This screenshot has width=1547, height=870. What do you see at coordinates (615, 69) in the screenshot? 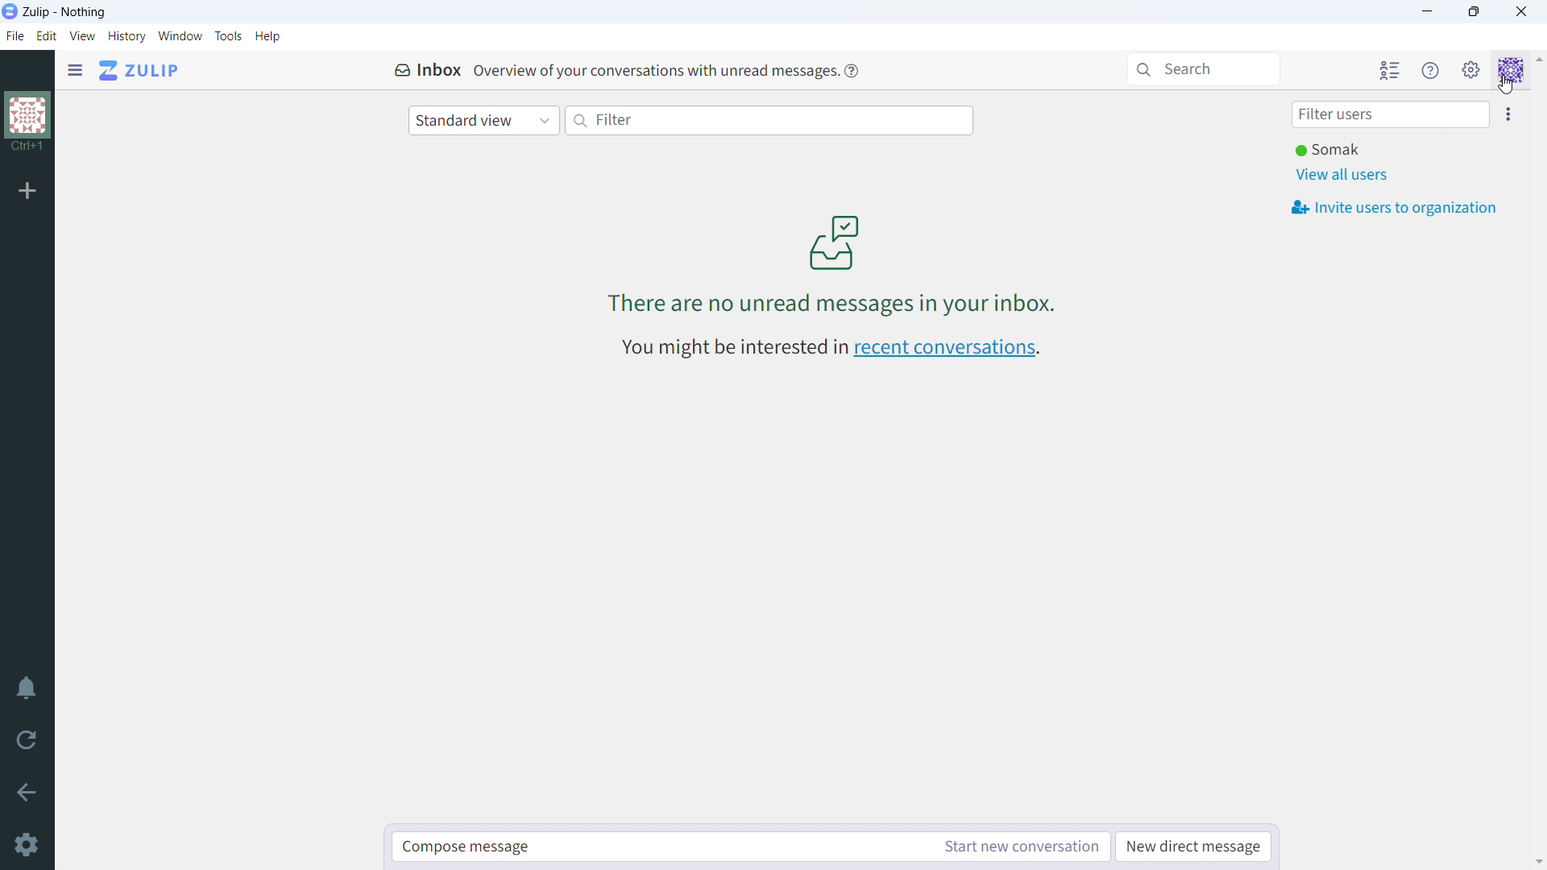
I see `& Inbox Overview of your conversations with unread messages` at bounding box center [615, 69].